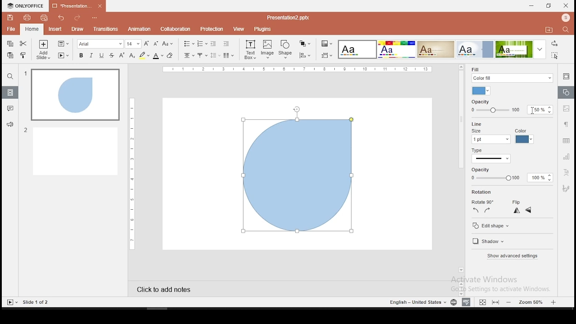 This screenshot has height=324, width=576. I want to click on fill, so click(512, 74).